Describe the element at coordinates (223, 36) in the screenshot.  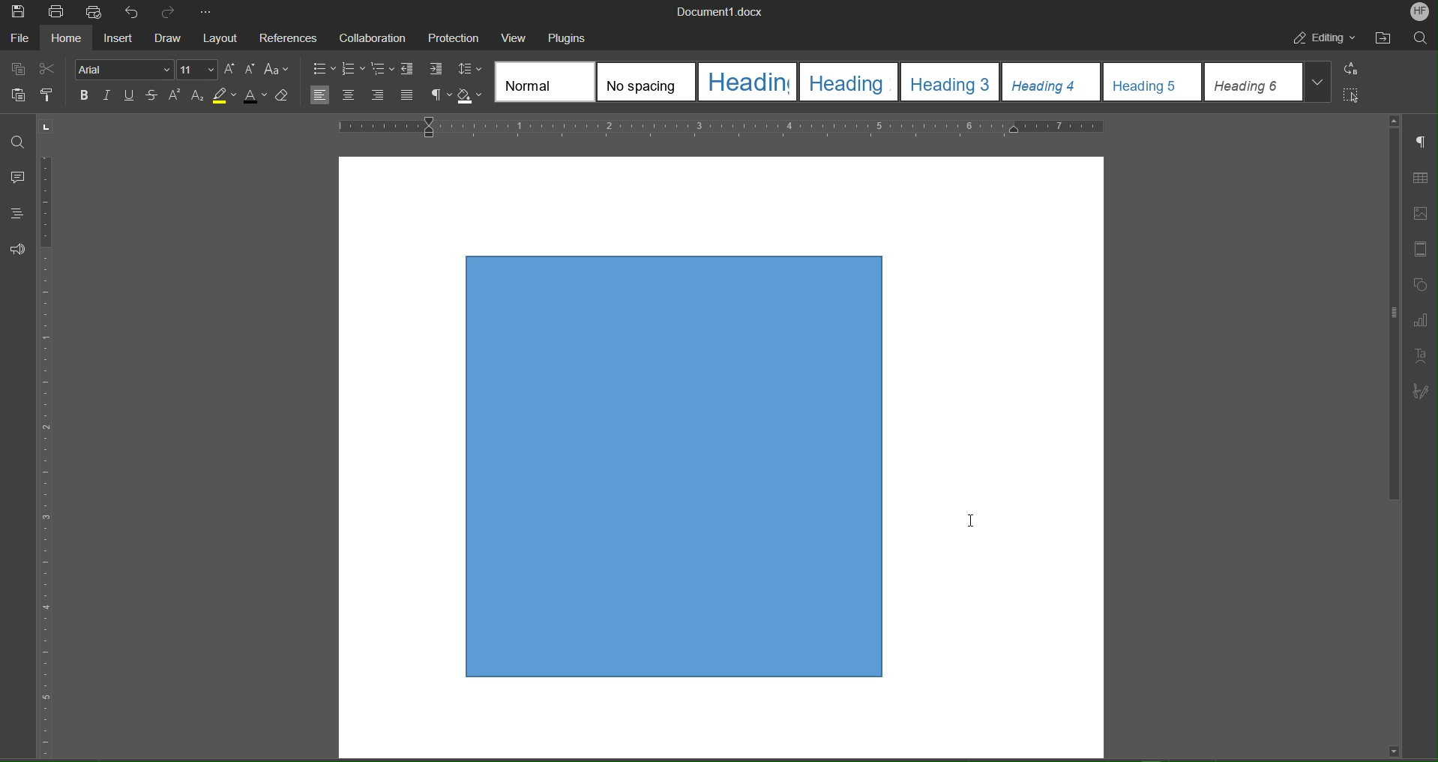
I see `Layout` at that location.